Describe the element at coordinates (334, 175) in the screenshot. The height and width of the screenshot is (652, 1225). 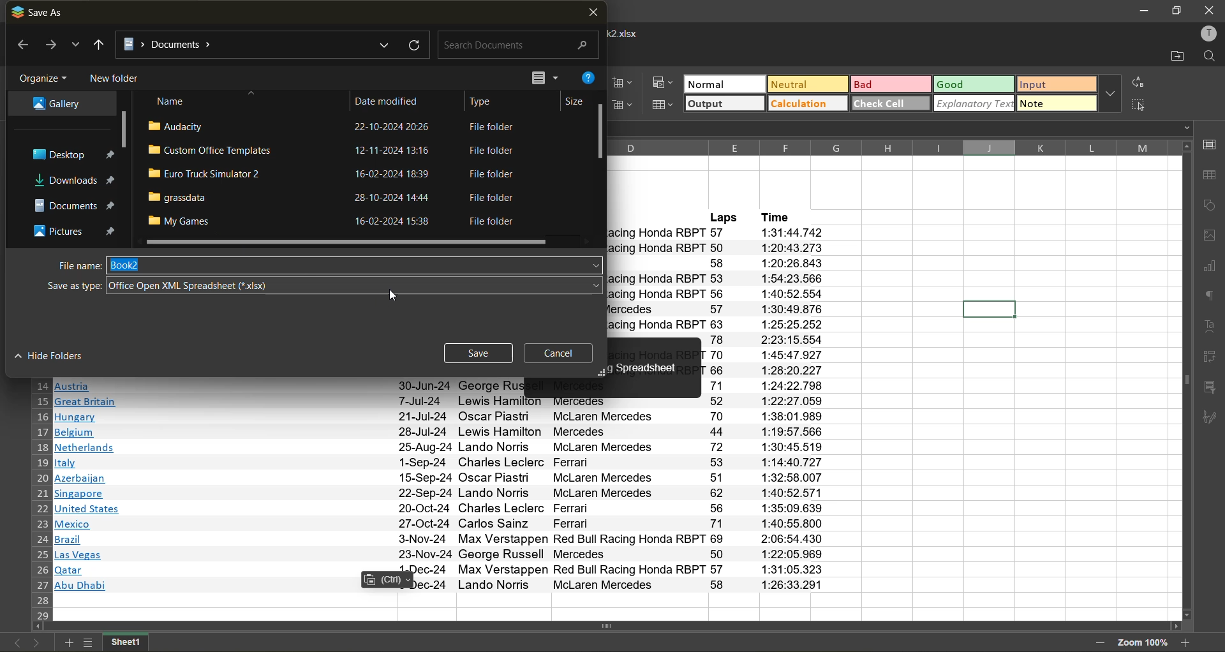
I see `file` at that location.